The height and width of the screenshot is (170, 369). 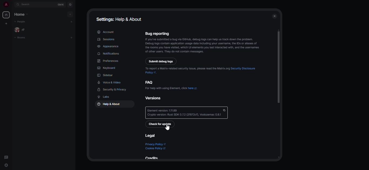 What do you see at coordinates (187, 113) in the screenshot?
I see `element version: 1.11.89 crypto version: rust sdk 0.7.2 (2f872cf), vodozemac 0.8.1` at bounding box center [187, 113].